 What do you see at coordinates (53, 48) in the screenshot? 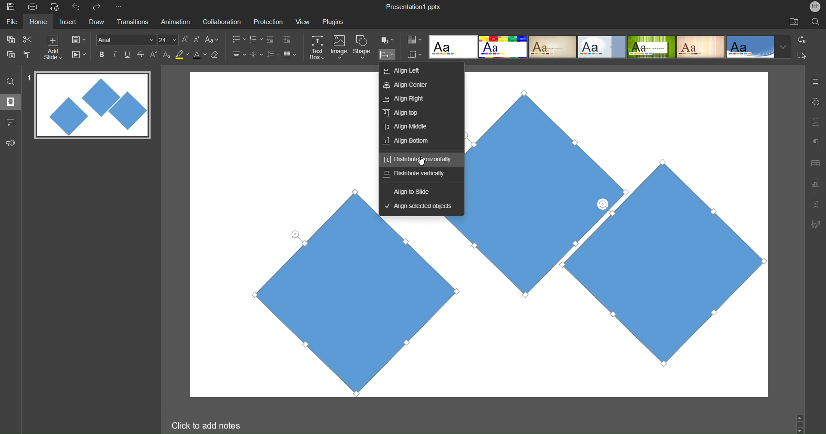
I see `Add Slide` at bounding box center [53, 48].